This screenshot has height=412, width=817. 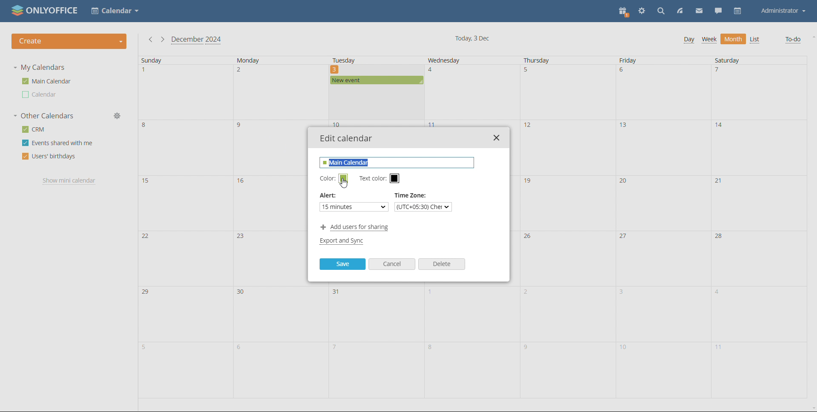 What do you see at coordinates (662, 314) in the screenshot?
I see `date` at bounding box center [662, 314].